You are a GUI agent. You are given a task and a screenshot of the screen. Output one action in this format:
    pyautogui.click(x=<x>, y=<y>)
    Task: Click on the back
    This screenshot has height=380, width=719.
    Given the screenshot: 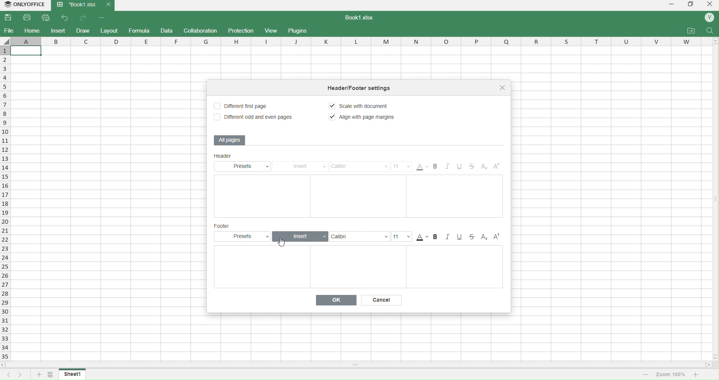 What is the action you would take?
    pyautogui.click(x=65, y=17)
    